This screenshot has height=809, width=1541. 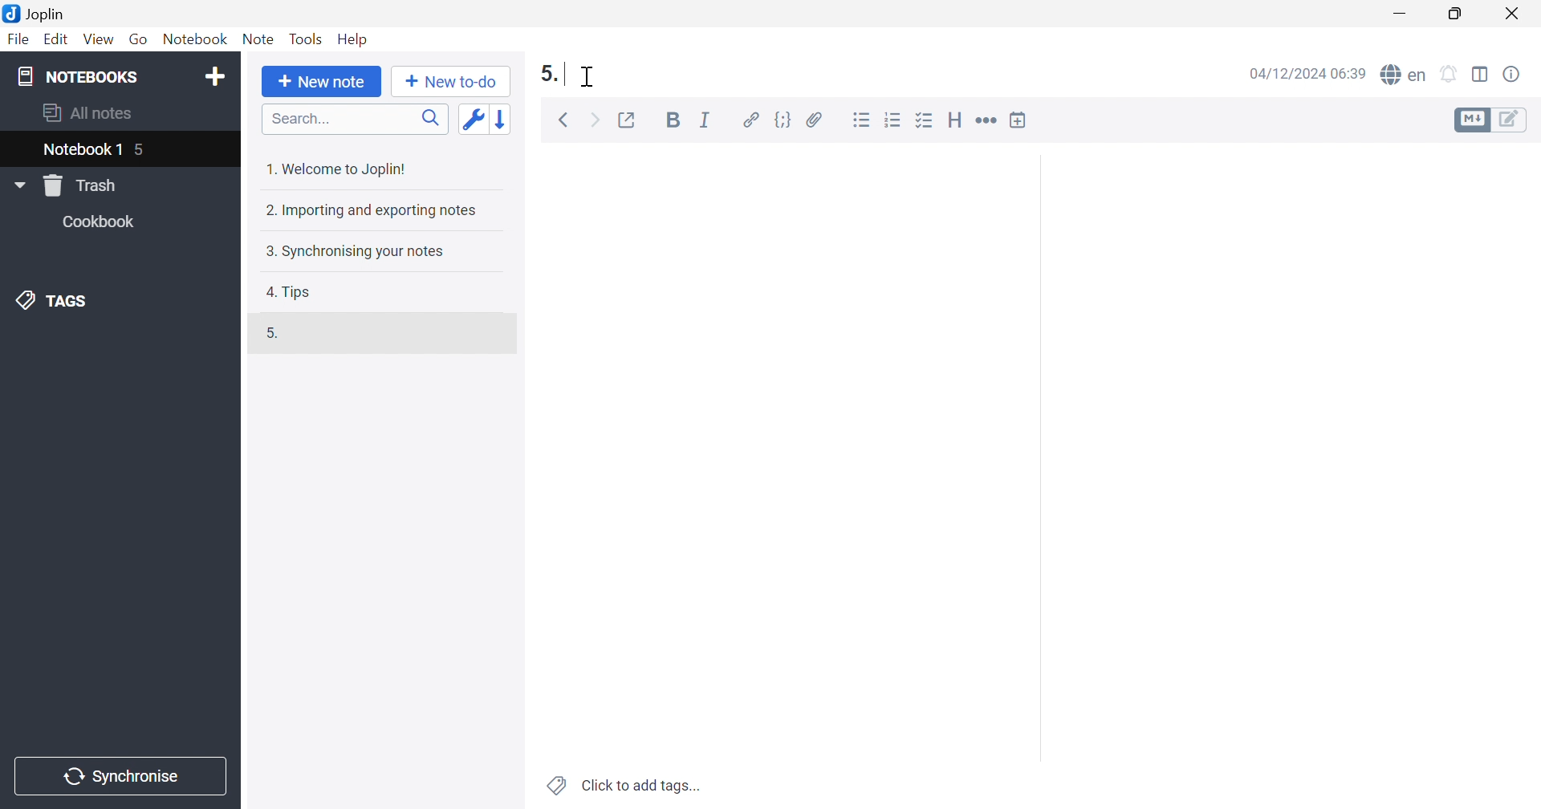 What do you see at coordinates (306, 39) in the screenshot?
I see `Tools` at bounding box center [306, 39].